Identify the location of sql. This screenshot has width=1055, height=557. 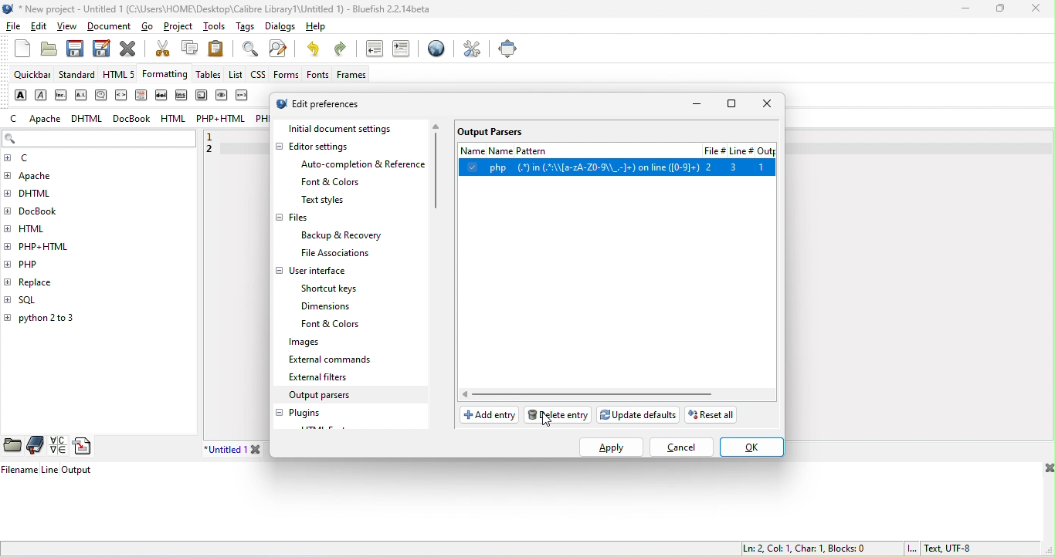
(36, 300).